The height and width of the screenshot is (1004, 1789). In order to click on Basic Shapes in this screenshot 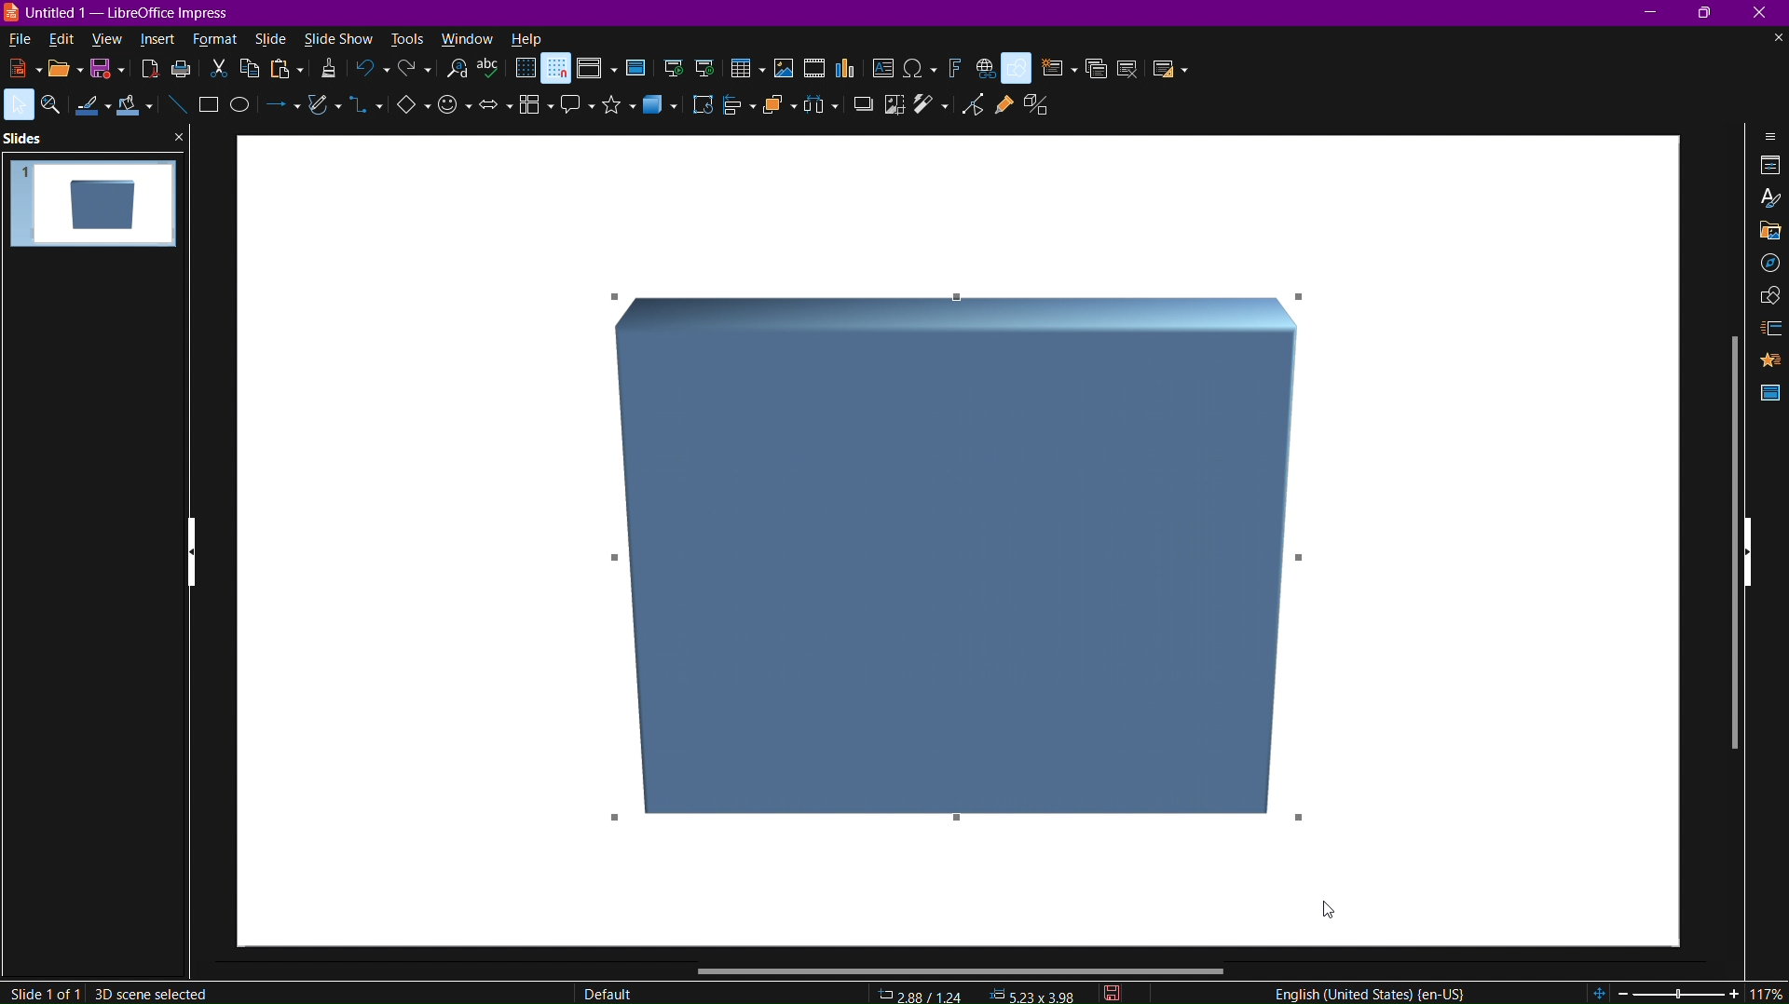, I will do `click(1019, 68)`.